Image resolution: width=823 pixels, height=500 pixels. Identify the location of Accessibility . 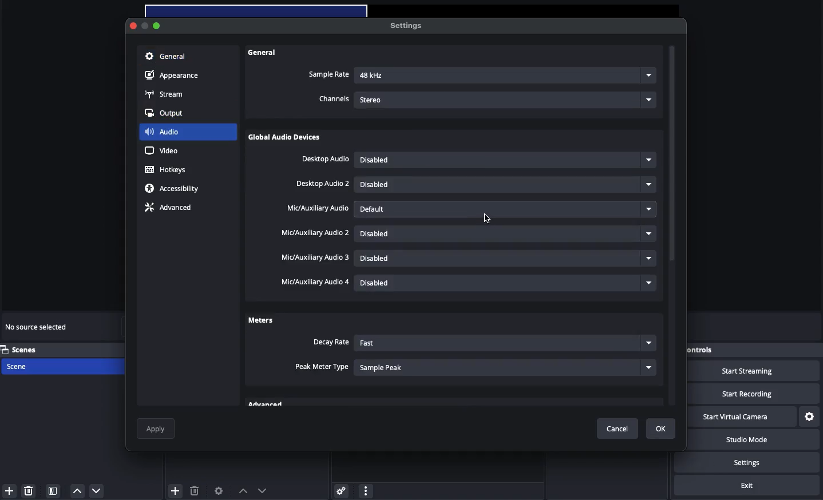
(174, 189).